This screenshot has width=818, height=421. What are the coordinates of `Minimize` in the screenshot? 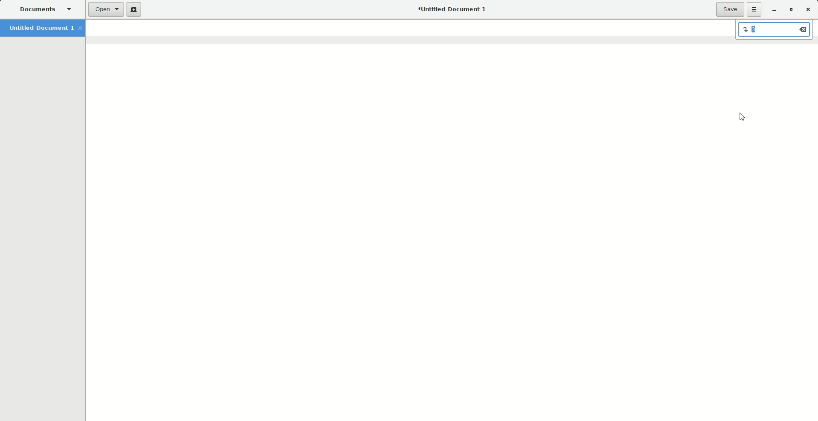 It's located at (773, 10).